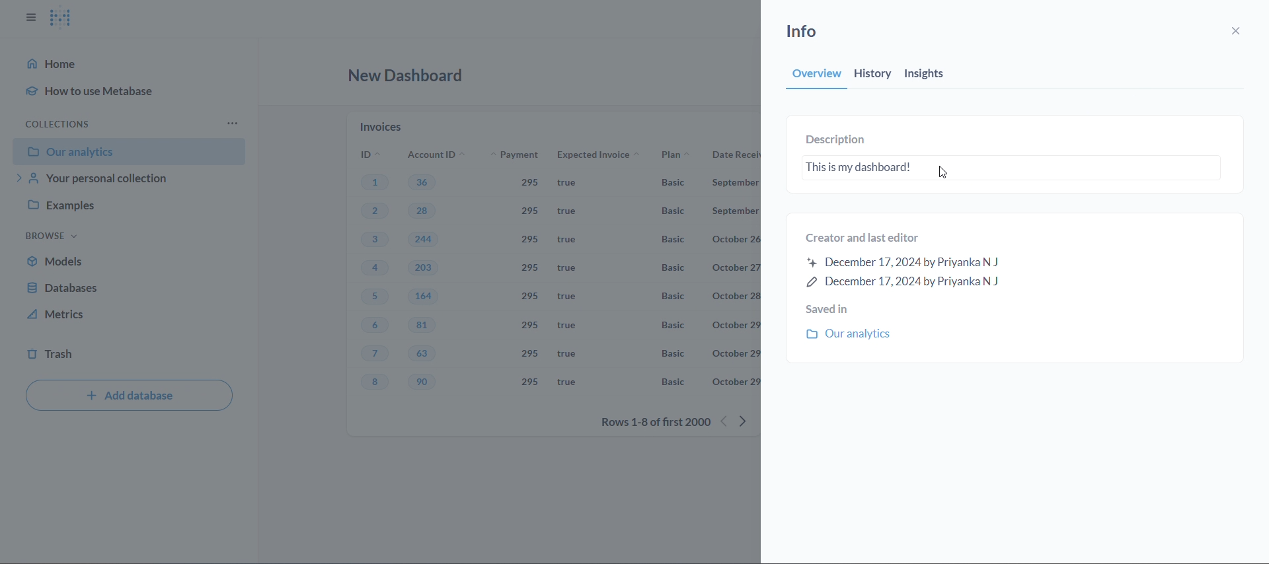  What do you see at coordinates (52, 235) in the screenshot?
I see `browse` at bounding box center [52, 235].